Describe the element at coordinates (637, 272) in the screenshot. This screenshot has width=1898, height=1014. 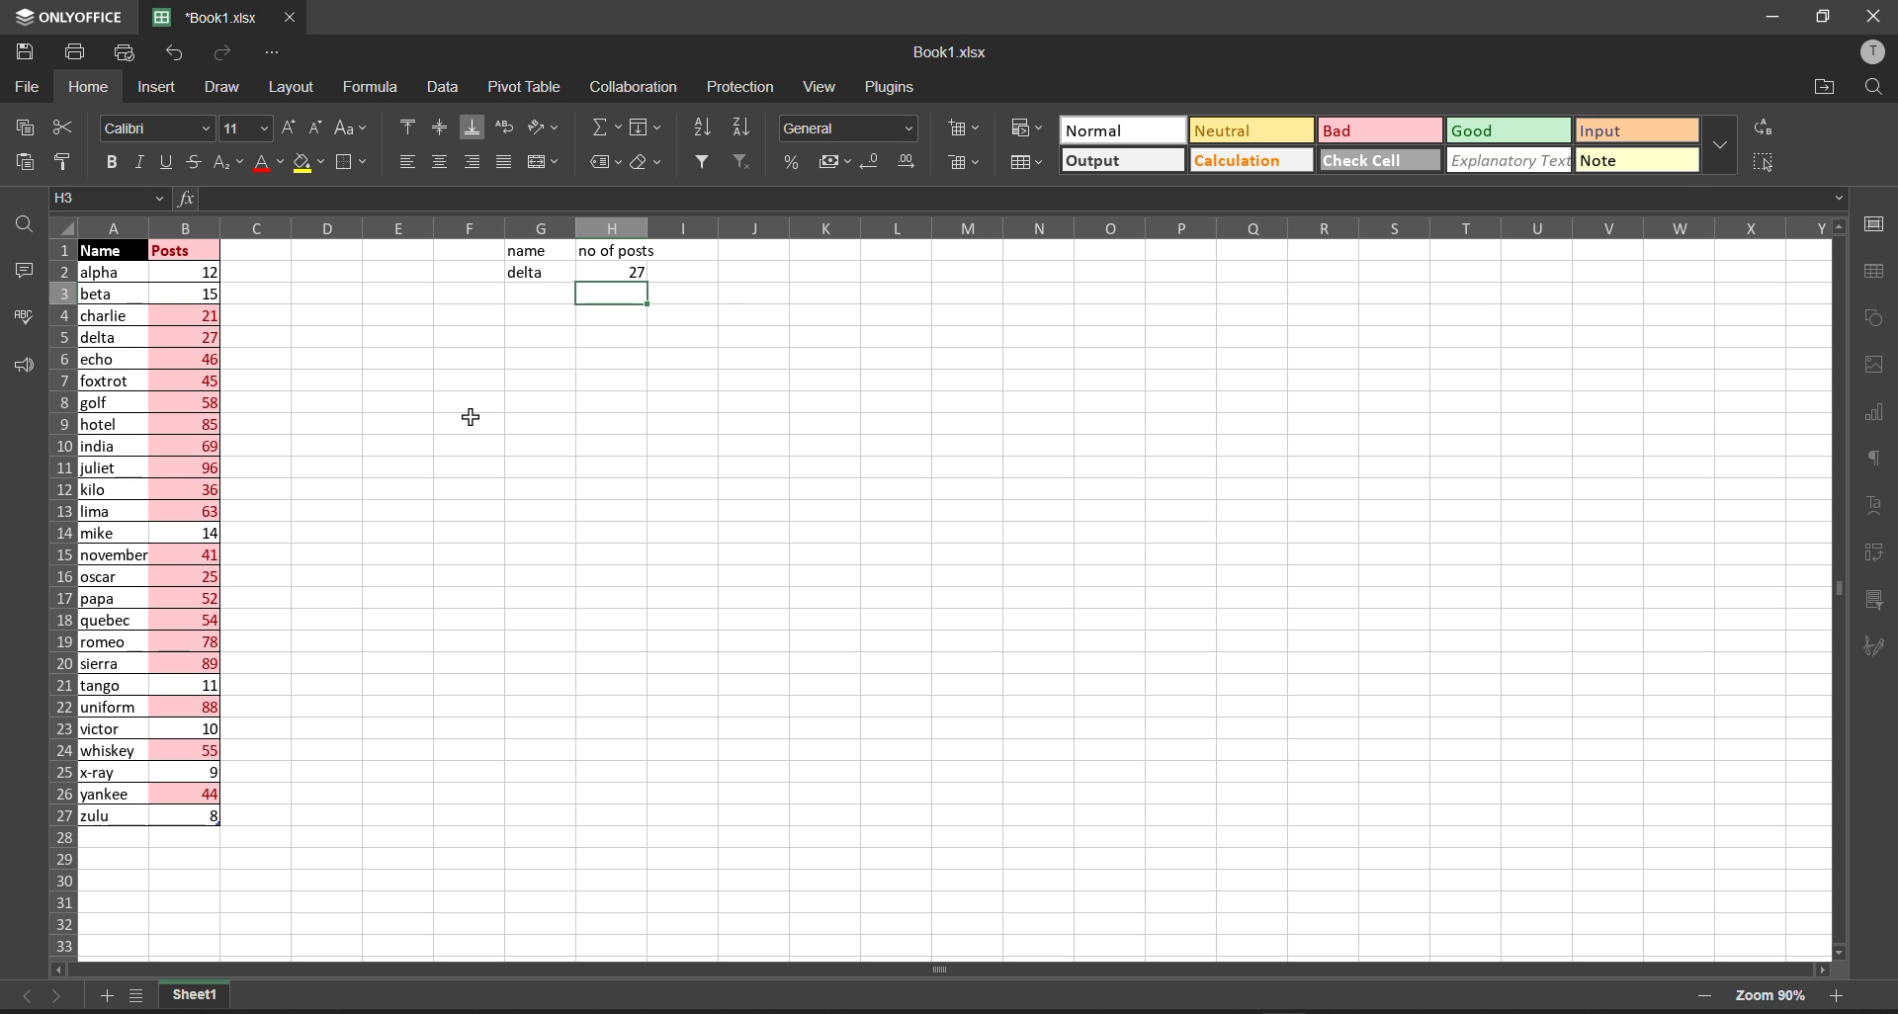
I see `27` at that location.